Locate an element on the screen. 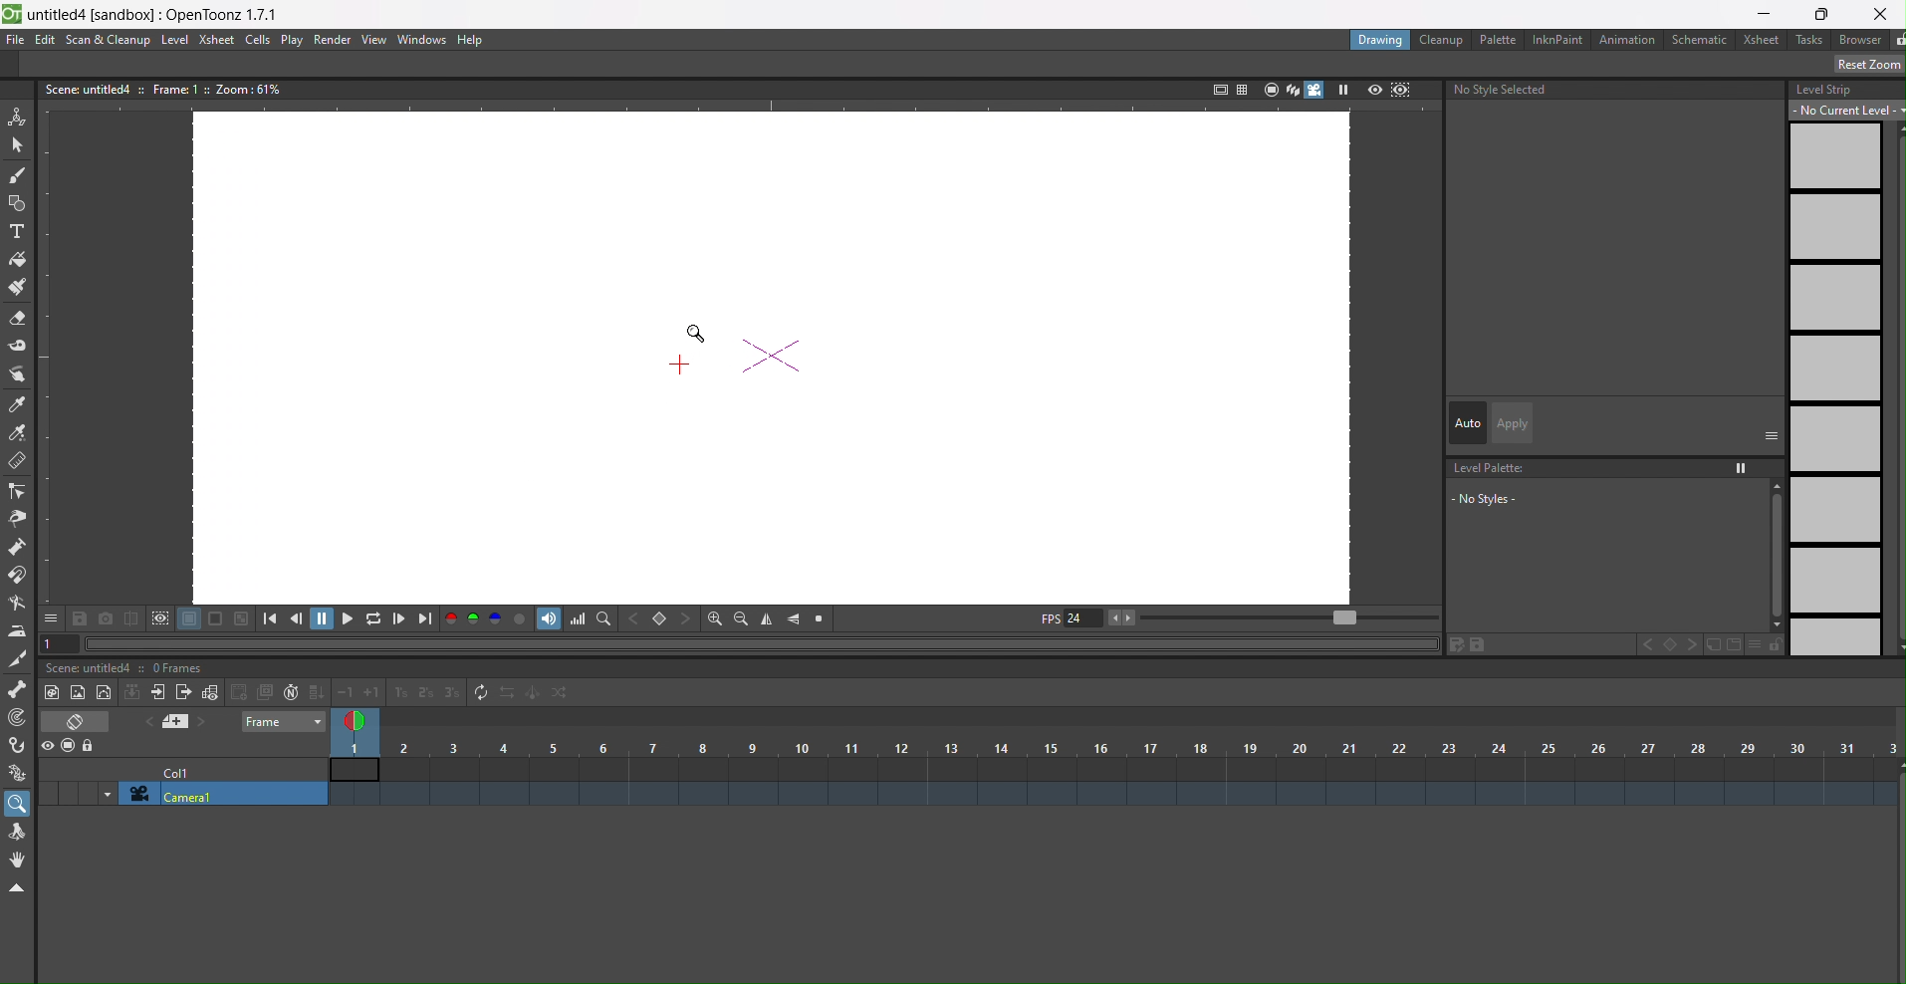  close is located at coordinates (1881, 12).